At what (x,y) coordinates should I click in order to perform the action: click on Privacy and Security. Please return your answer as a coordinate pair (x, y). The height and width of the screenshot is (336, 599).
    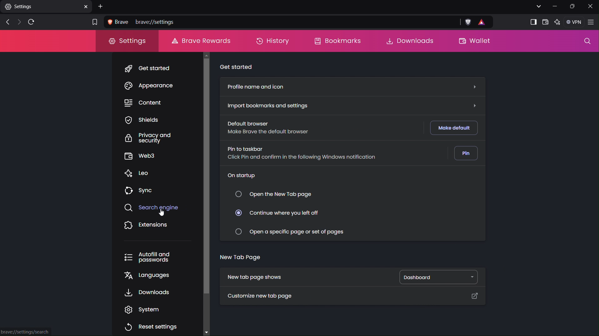
    Looking at the image, I should click on (143, 139).